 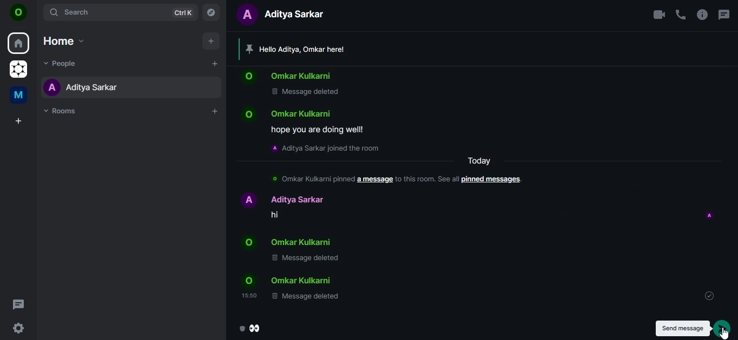 I want to click on video call, so click(x=658, y=15).